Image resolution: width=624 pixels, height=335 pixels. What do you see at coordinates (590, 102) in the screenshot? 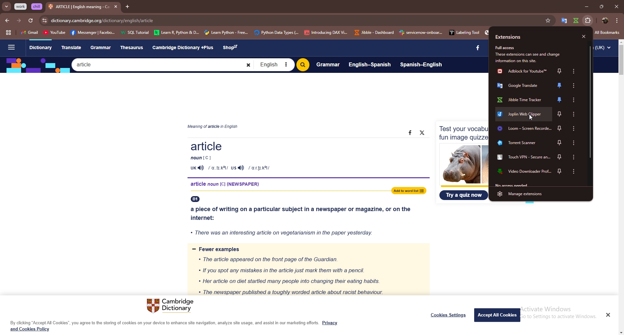
I see `scroll bar` at bounding box center [590, 102].